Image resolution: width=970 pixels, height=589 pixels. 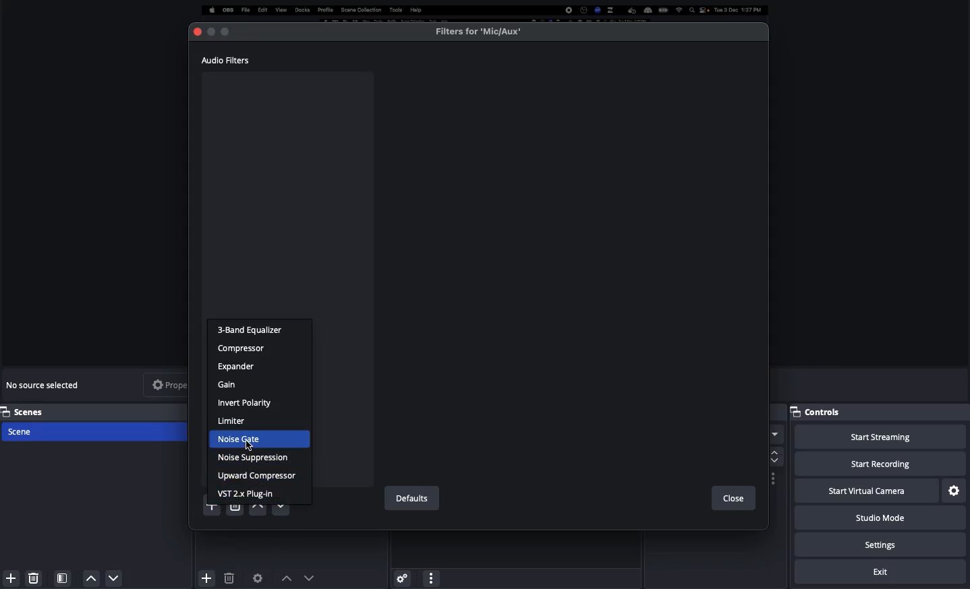 What do you see at coordinates (63, 576) in the screenshot?
I see `Scene filters` at bounding box center [63, 576].